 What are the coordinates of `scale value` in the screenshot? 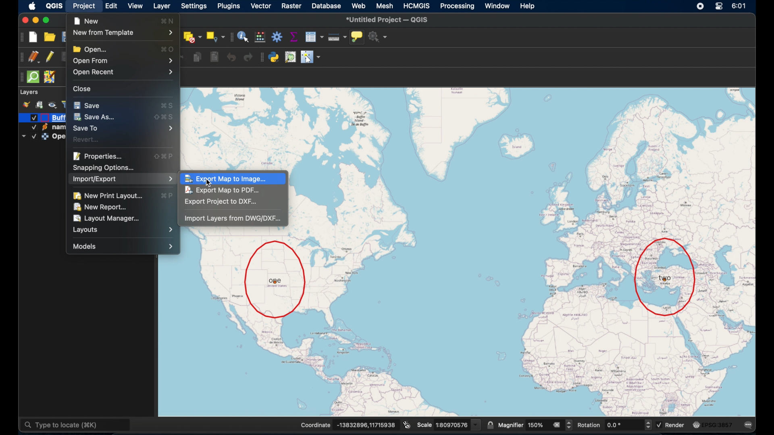 It's located at (458, 424).